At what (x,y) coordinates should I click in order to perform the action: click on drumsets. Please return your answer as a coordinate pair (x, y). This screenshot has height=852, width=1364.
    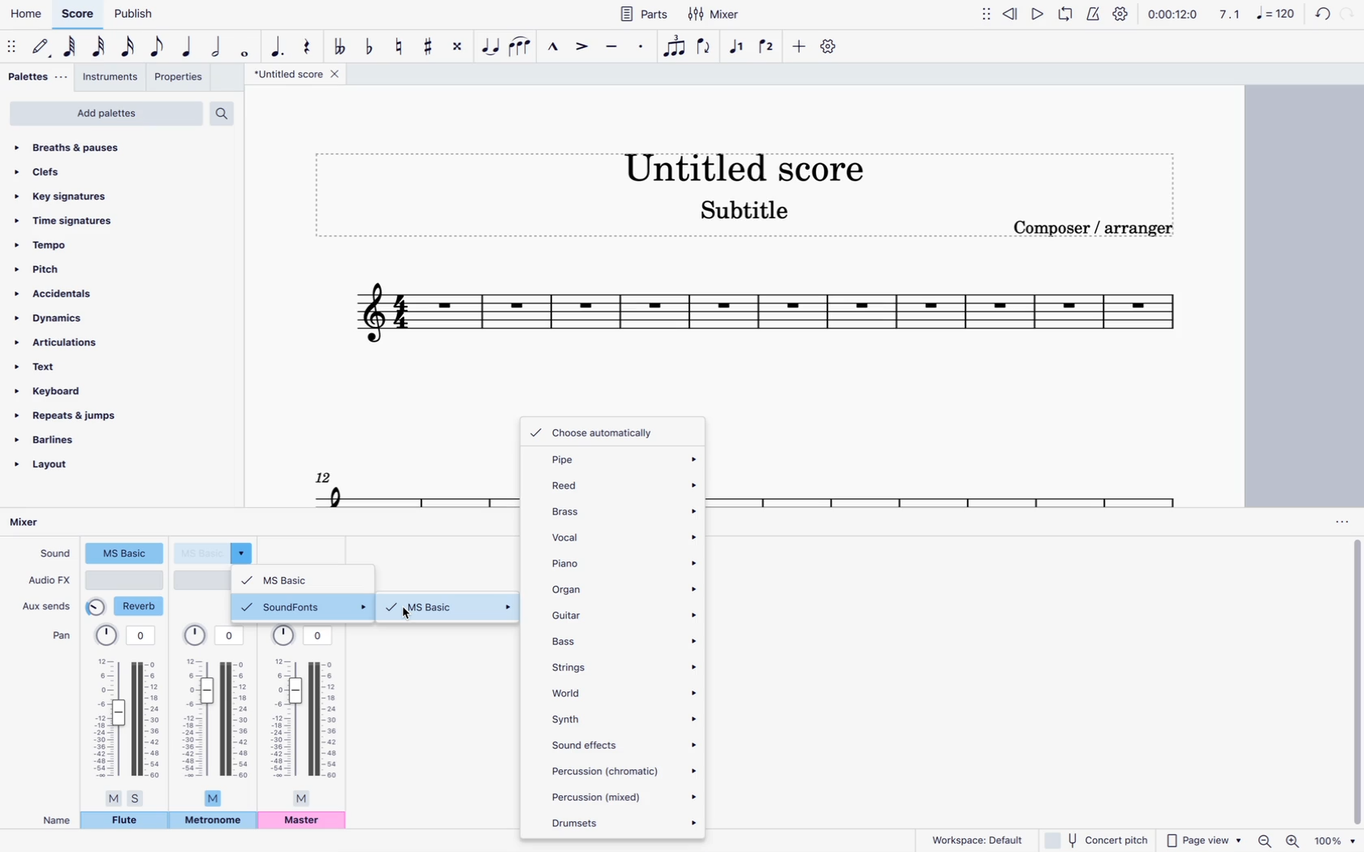
    Looking at the image, I should click on (620, 823).